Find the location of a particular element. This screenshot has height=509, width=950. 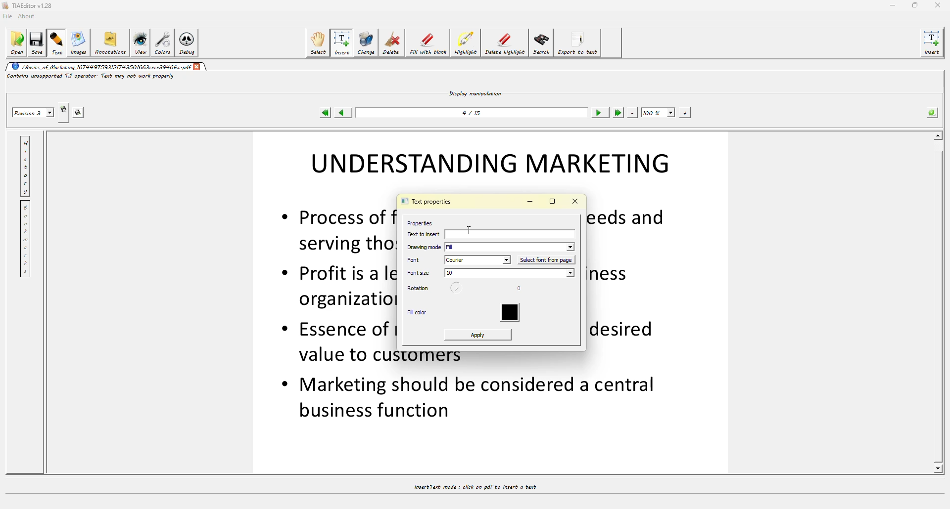

about is located at coordinates (29, 16).